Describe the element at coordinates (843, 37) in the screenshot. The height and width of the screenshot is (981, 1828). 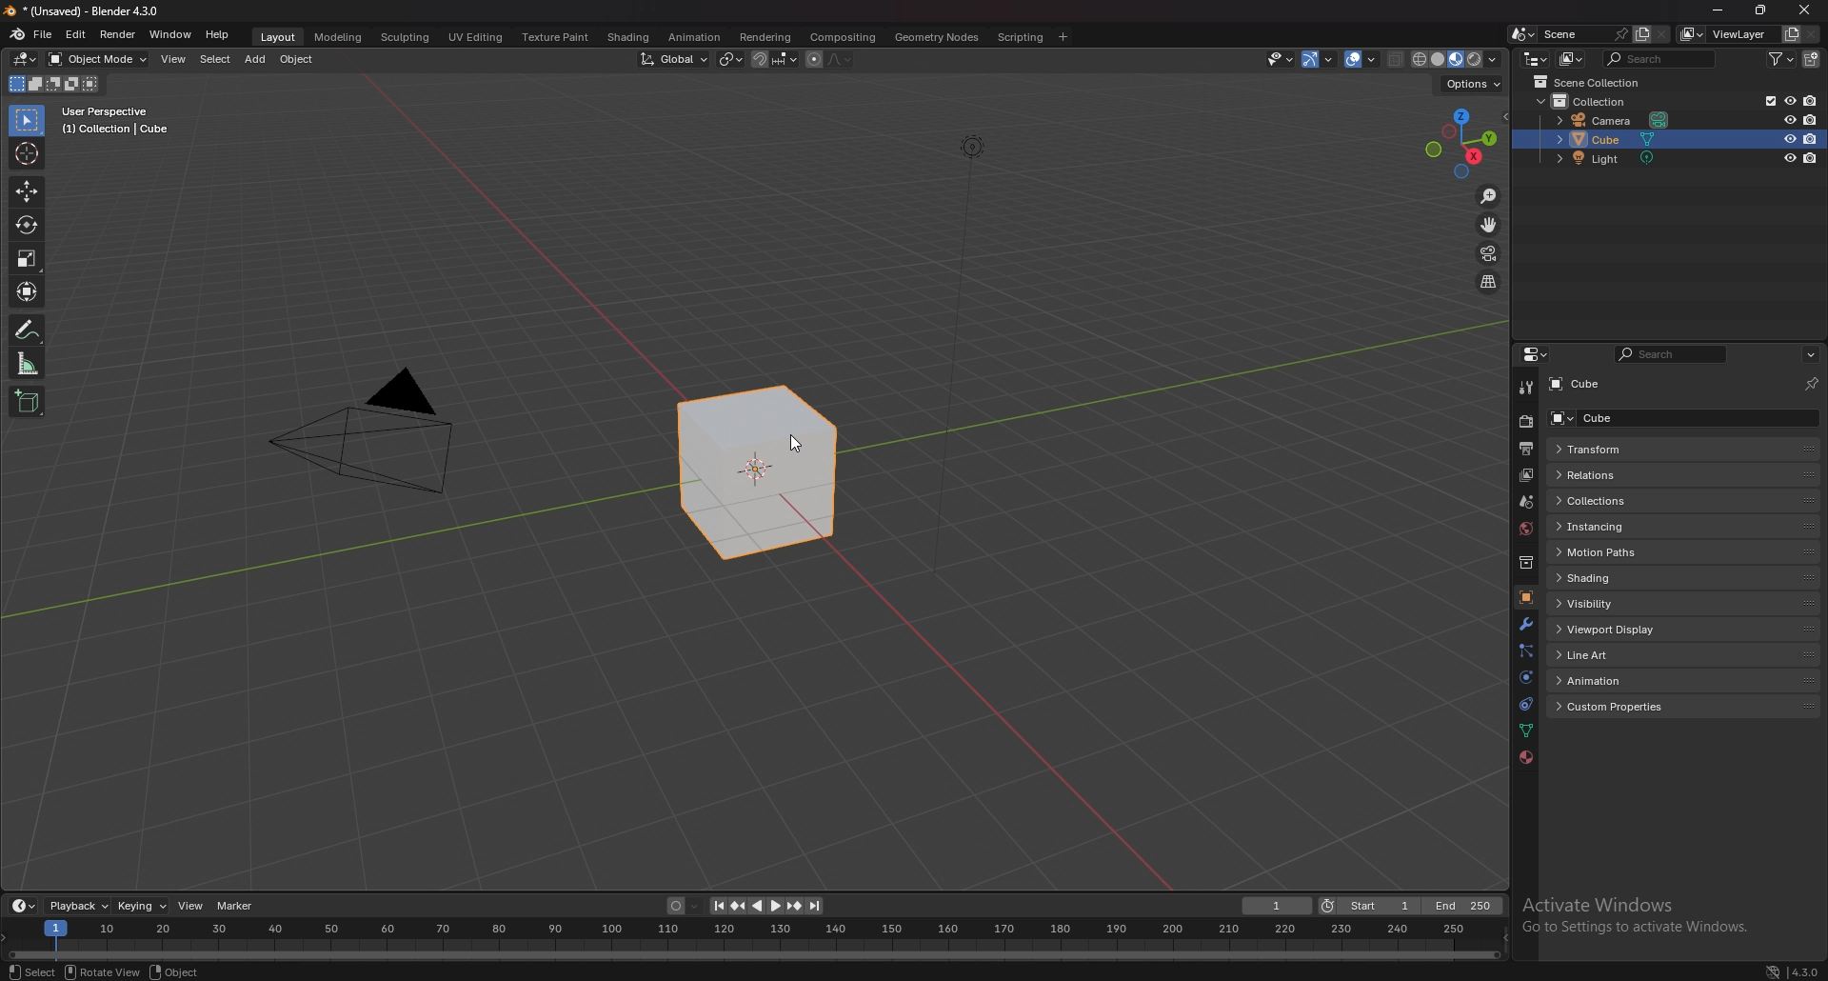
I see `compisiting` at that location.